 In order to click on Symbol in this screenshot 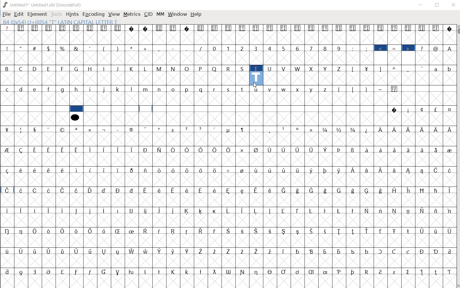, I will do `click(256, 150)`.